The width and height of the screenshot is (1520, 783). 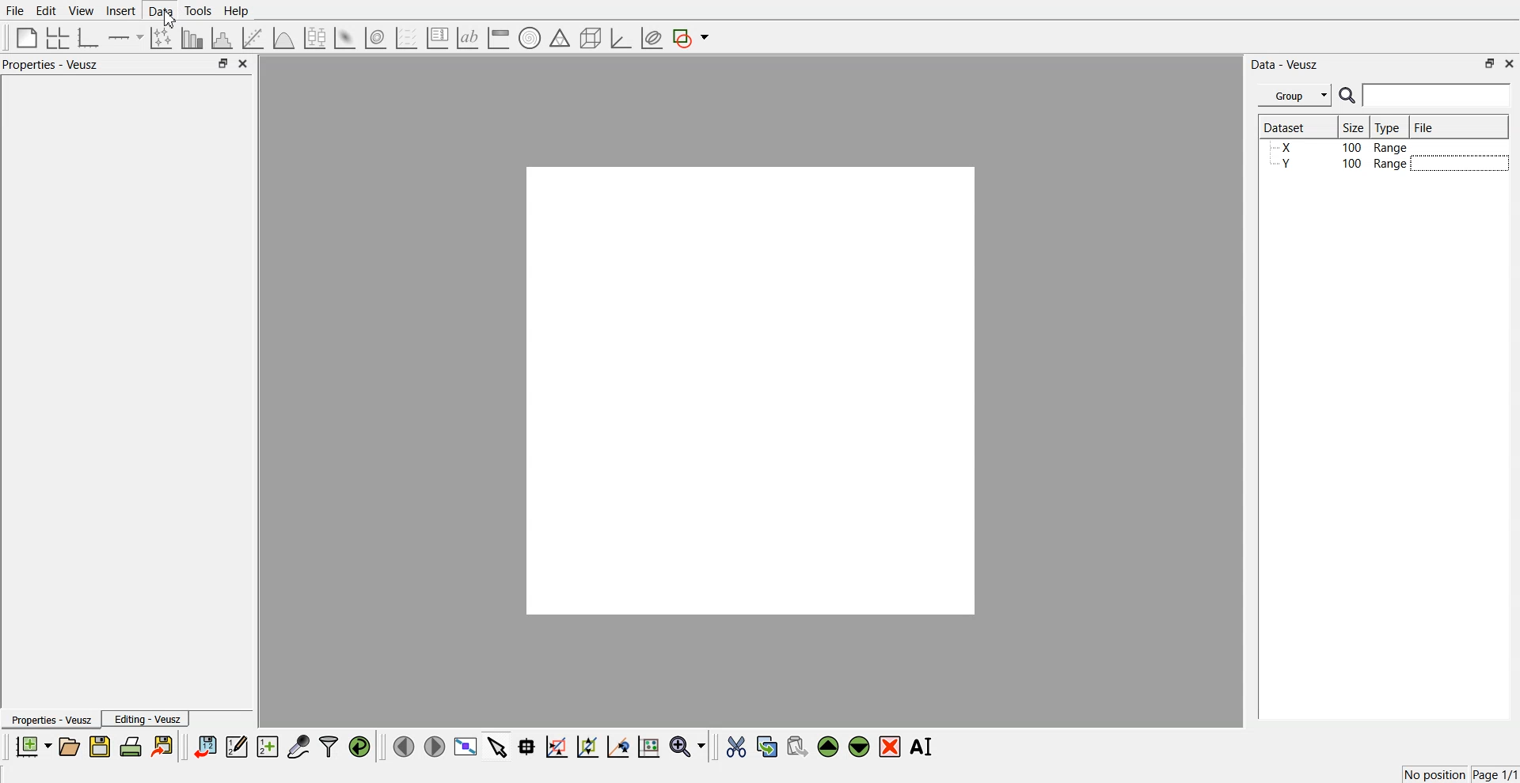 What do you see at coordinates (169, 19) in the screenshot?
I see `Cursor` at bounding box center [169, 19].